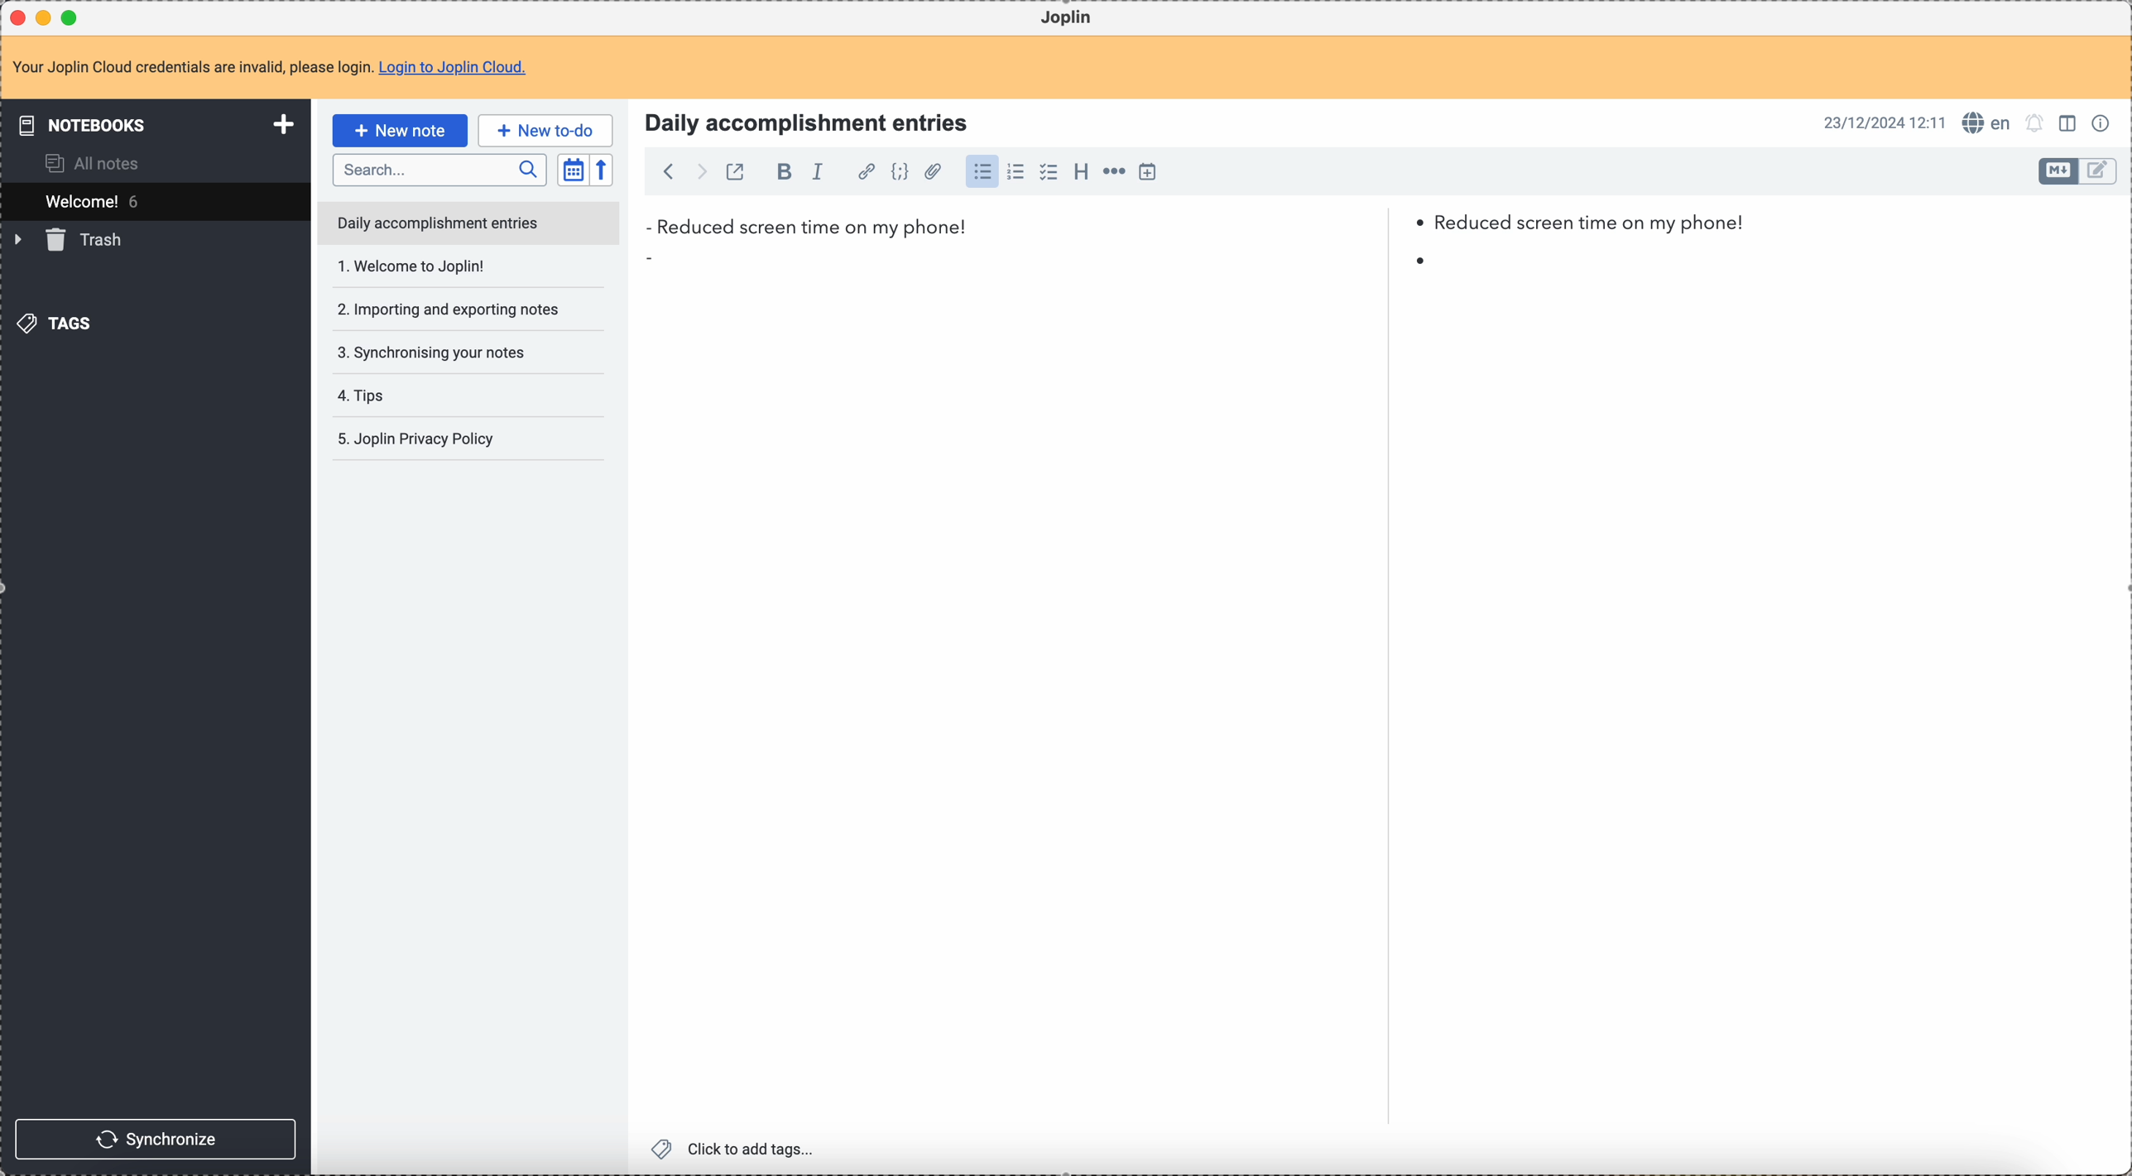  What do you see at coordinates (804, 121) in the screenshot?
I see `Title` at bounding box center [804, 121].